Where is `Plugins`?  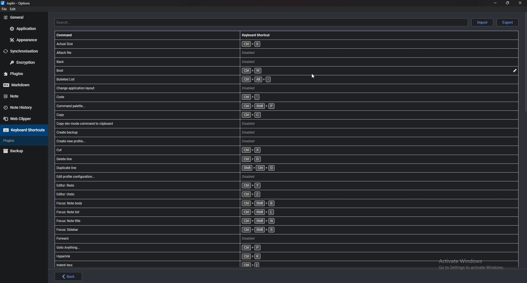
Plugins is located at coordinates (20, 74).